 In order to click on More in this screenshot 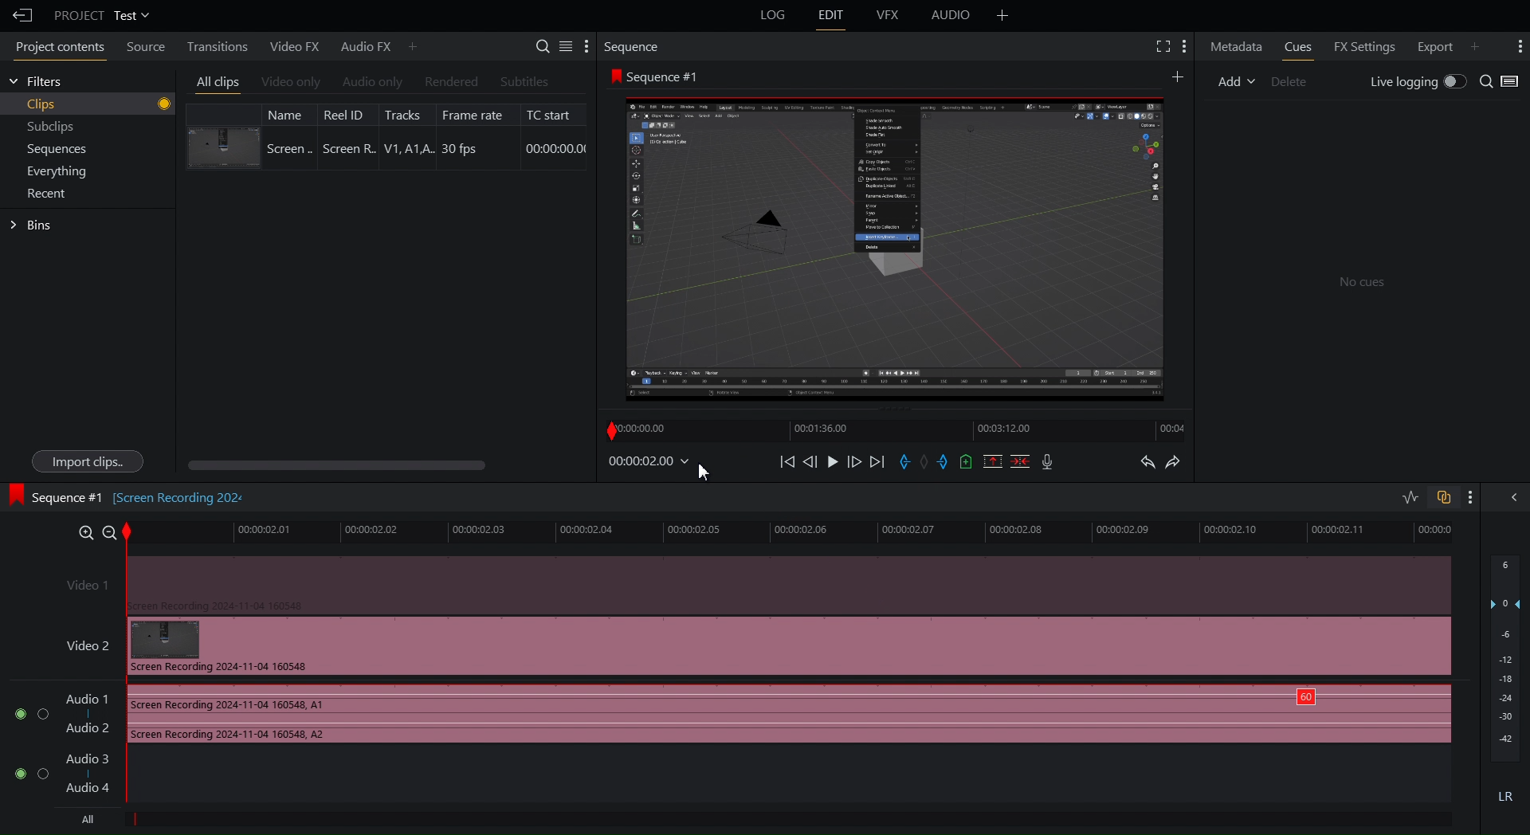, I will do `click(1481, 45)`.